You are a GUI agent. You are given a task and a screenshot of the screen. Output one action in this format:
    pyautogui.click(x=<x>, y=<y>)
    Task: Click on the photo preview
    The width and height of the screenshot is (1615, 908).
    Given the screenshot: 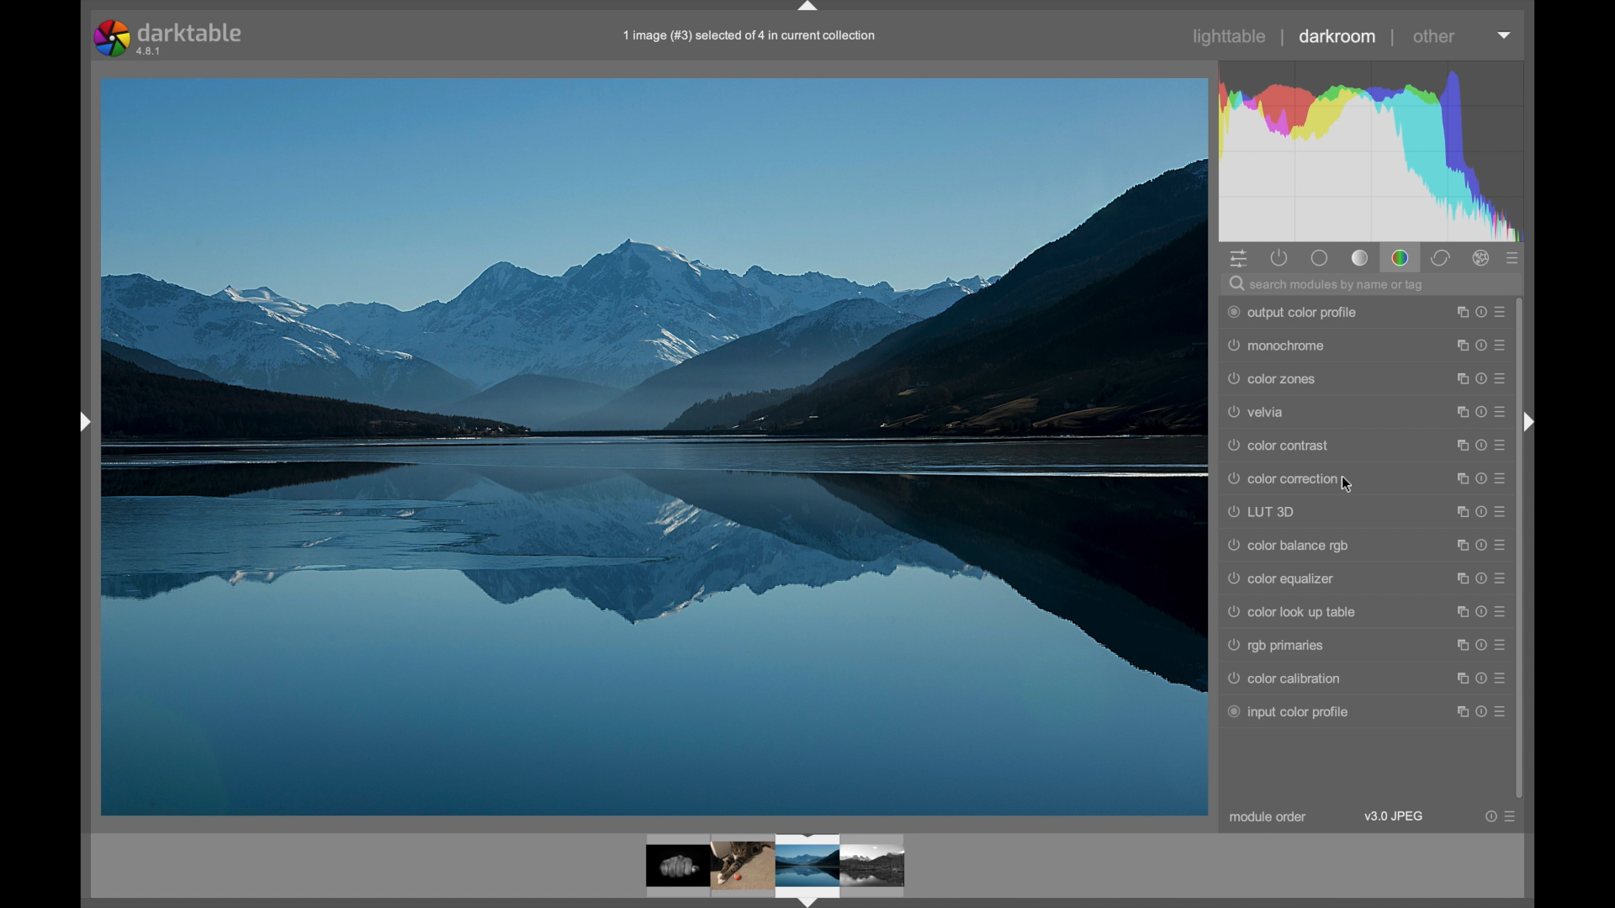 What is the action you would take?
    pyautogui.click(x=653, y=446)
    